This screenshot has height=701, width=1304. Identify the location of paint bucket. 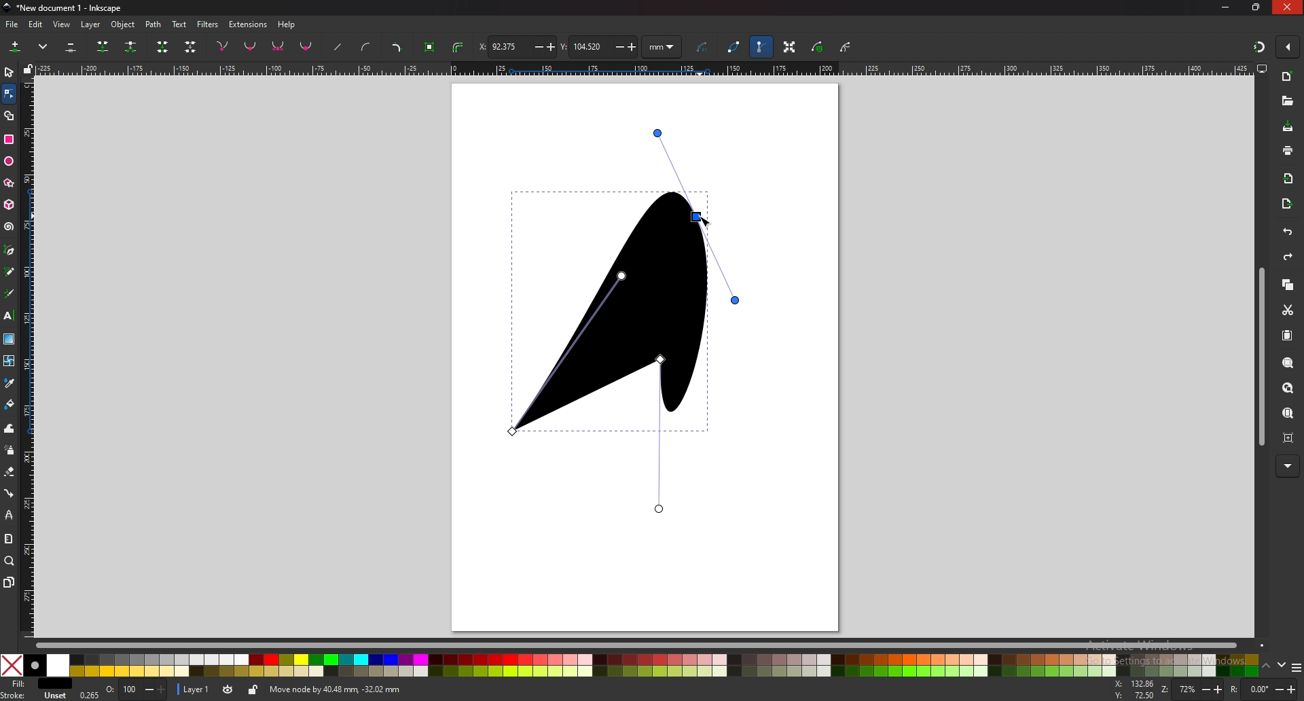
(9, 405).